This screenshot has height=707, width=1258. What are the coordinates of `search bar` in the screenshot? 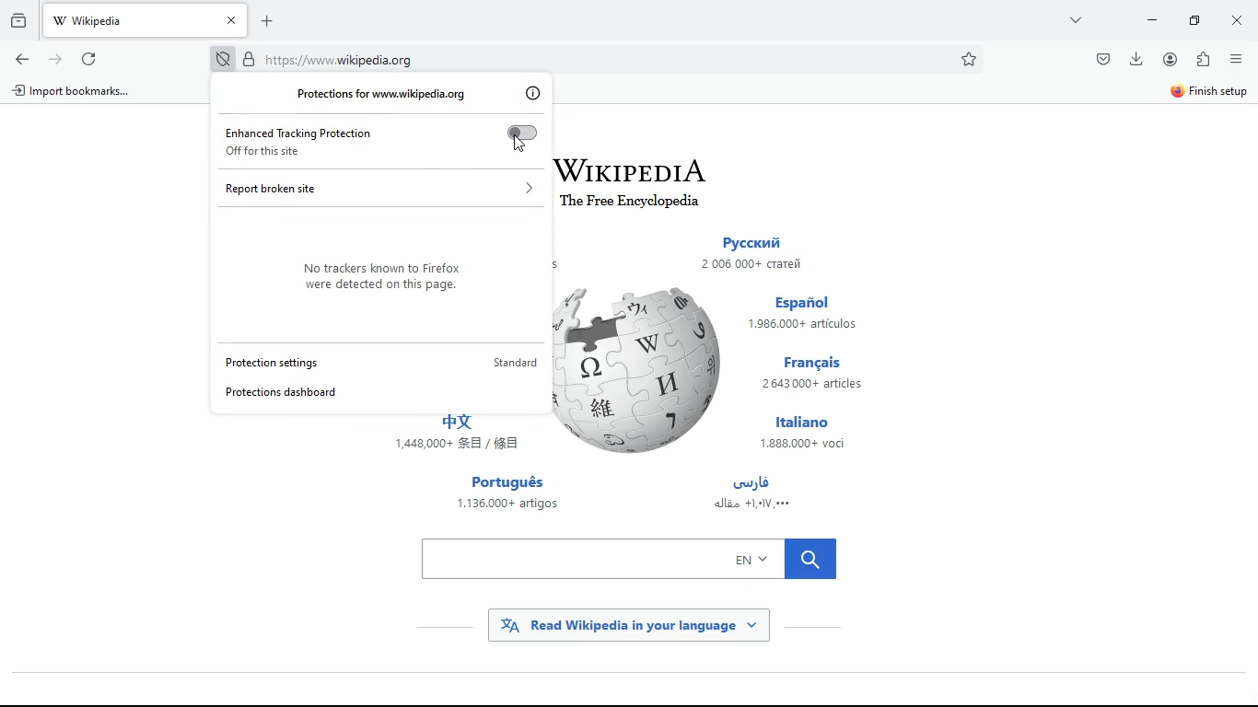 It's located at (632, 559).